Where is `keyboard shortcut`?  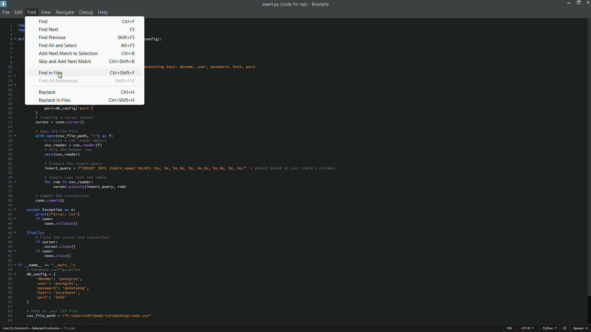 keyboard shortcut is located at coordinates (129, 21).